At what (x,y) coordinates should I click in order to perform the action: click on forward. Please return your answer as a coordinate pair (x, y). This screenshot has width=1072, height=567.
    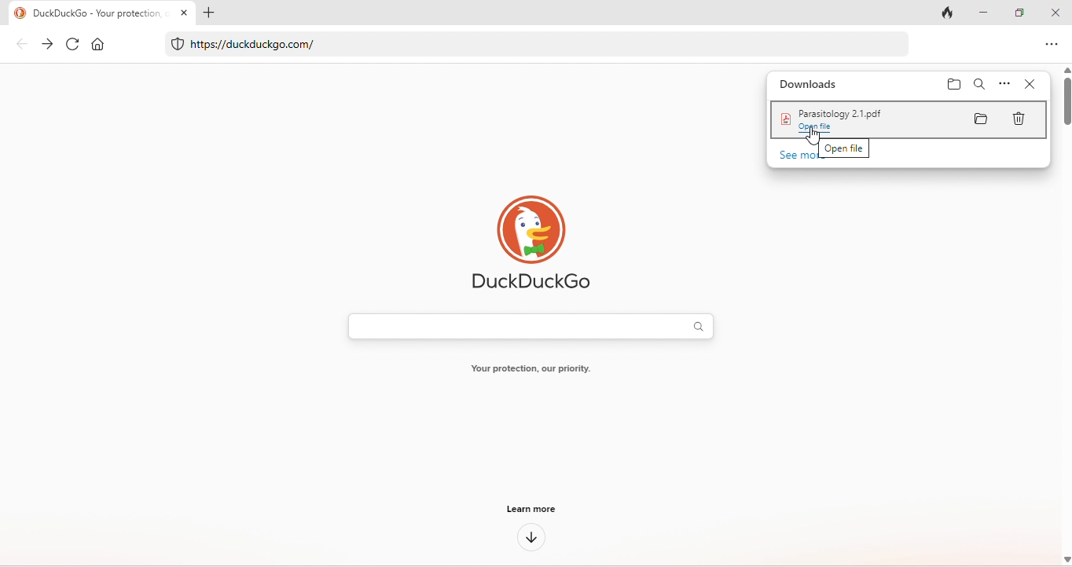
    Looking at the image, I should click on (46, 45).